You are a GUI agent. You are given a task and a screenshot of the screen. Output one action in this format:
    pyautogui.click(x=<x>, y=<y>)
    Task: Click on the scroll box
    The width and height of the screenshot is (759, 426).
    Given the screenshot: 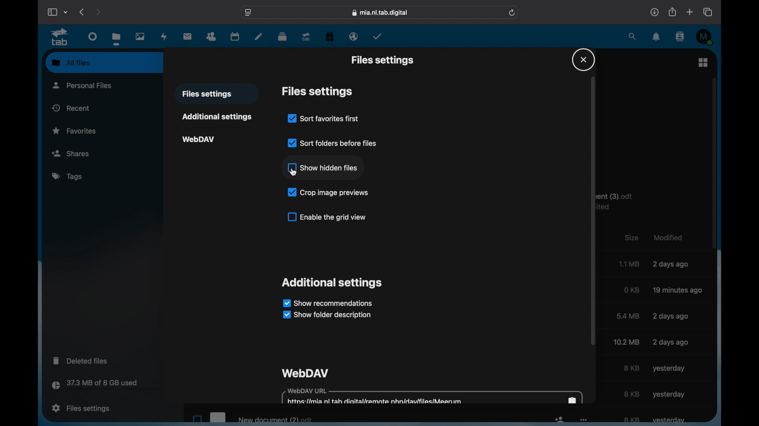 What is the action you would take?
    pyautogui.click(x=714, y=163)
    